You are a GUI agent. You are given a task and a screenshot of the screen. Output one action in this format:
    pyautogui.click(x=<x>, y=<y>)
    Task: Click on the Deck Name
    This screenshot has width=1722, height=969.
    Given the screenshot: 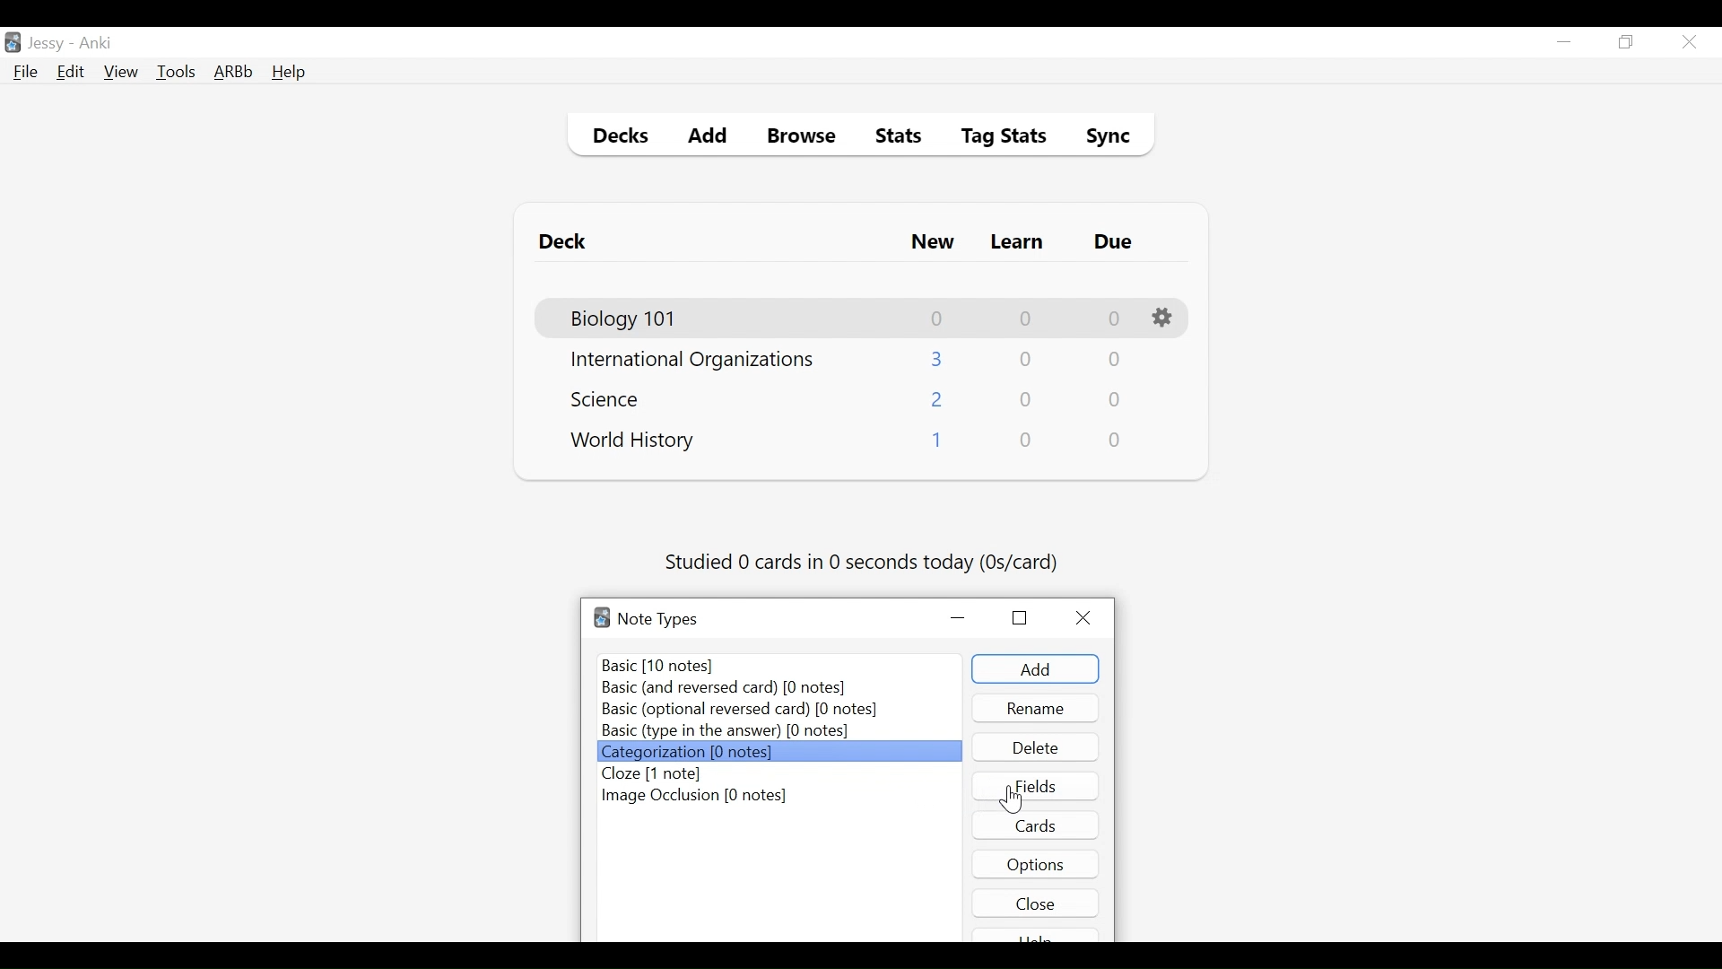 What is the action you would take?
    pyautogui.click(x=611, y=398)
    